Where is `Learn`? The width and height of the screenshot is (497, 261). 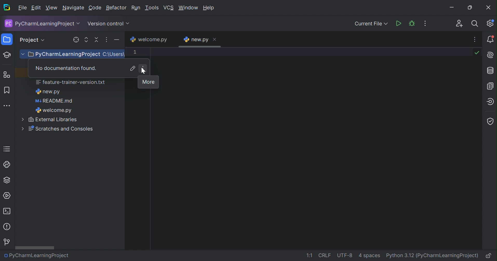 Learn is located at coordinates (7, 54).